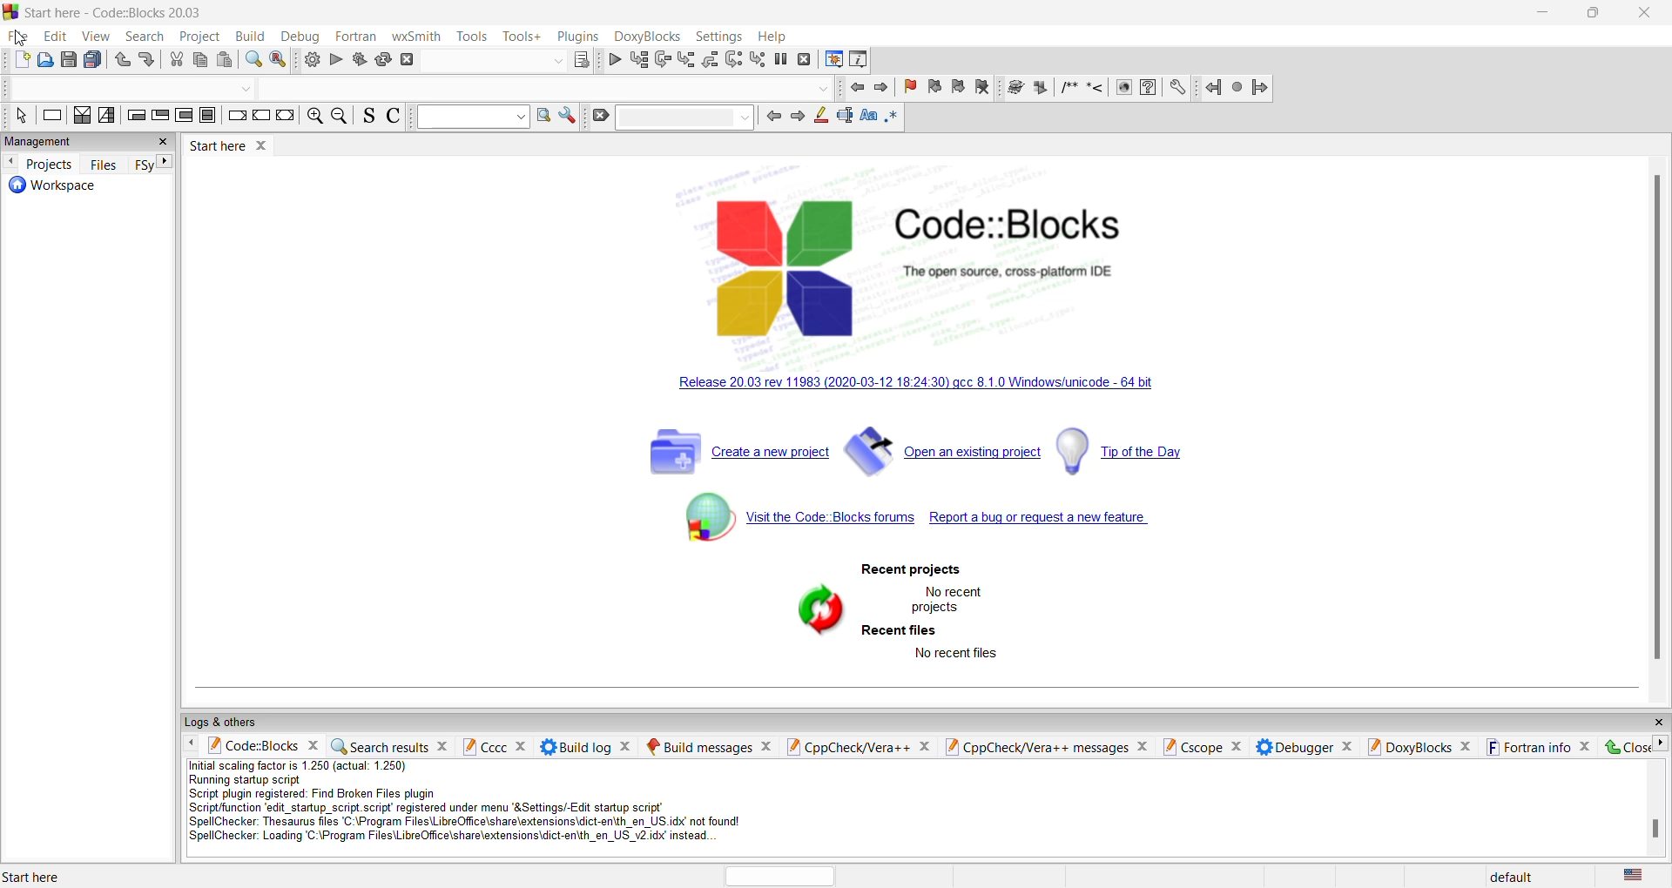 Image resolution: width=1672 pixels, height=888 pixels. I want to click on next bookmark, so click(957, 86).